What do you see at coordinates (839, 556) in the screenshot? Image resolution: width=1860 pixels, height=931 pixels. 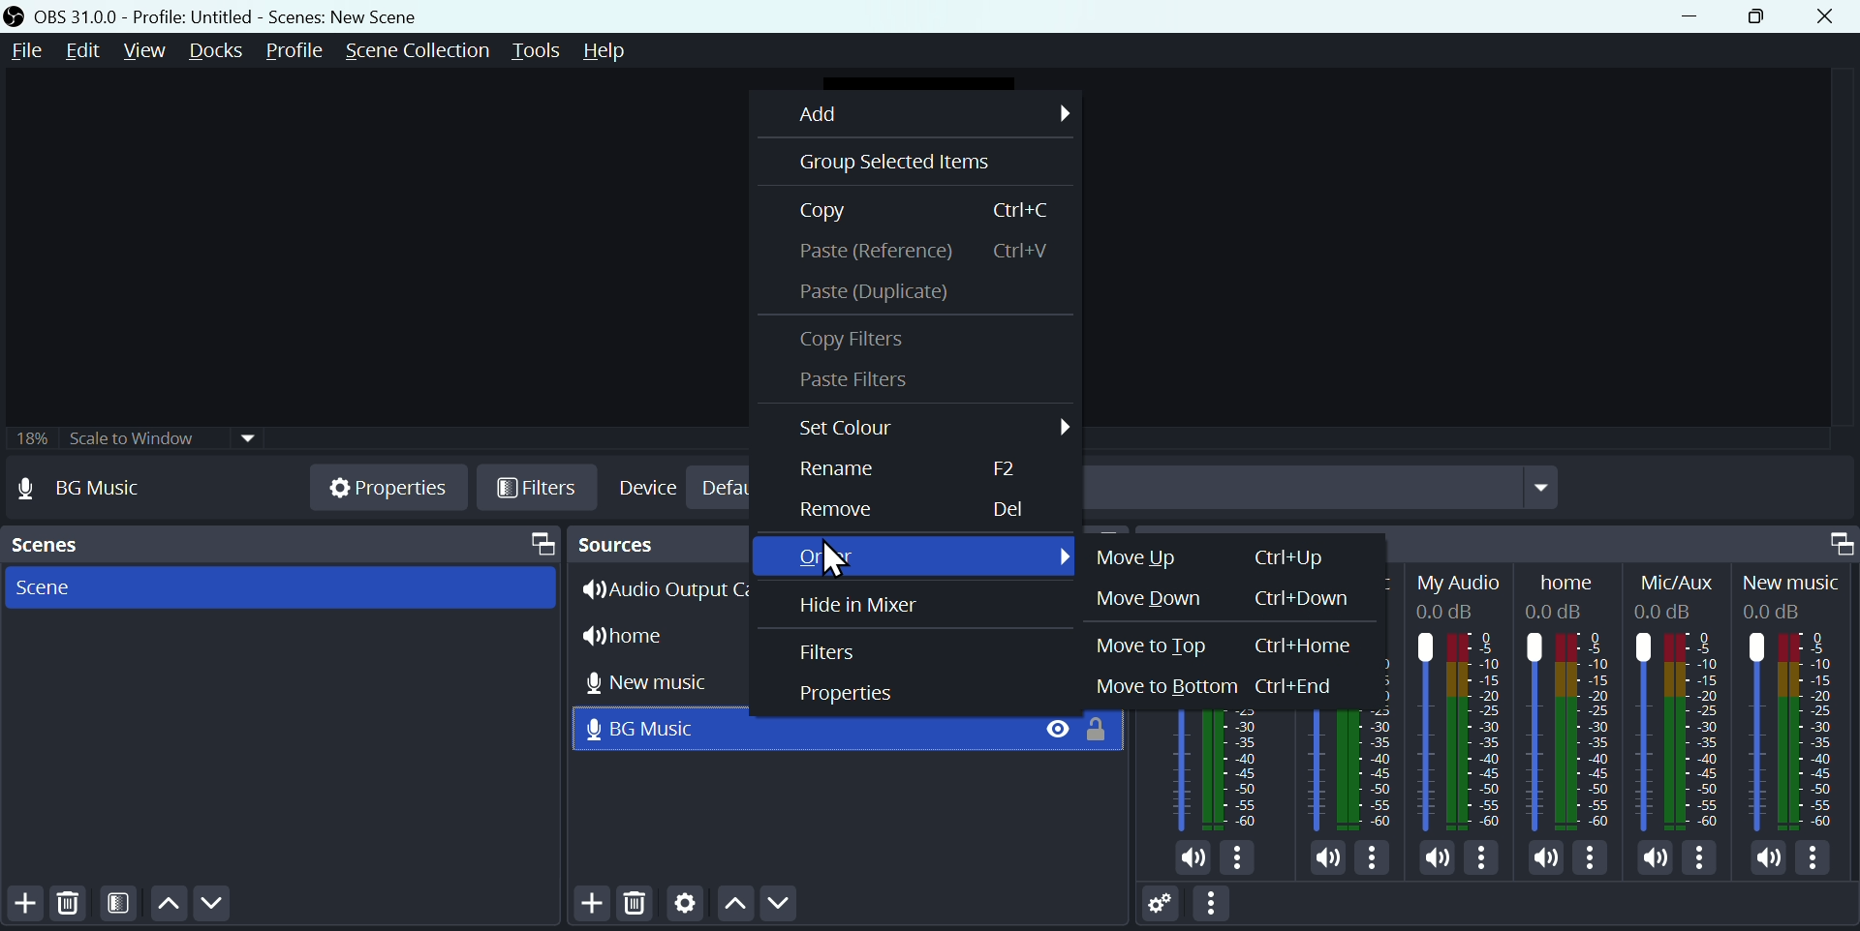 I see `Cursor` at bounding box center [839, 556].